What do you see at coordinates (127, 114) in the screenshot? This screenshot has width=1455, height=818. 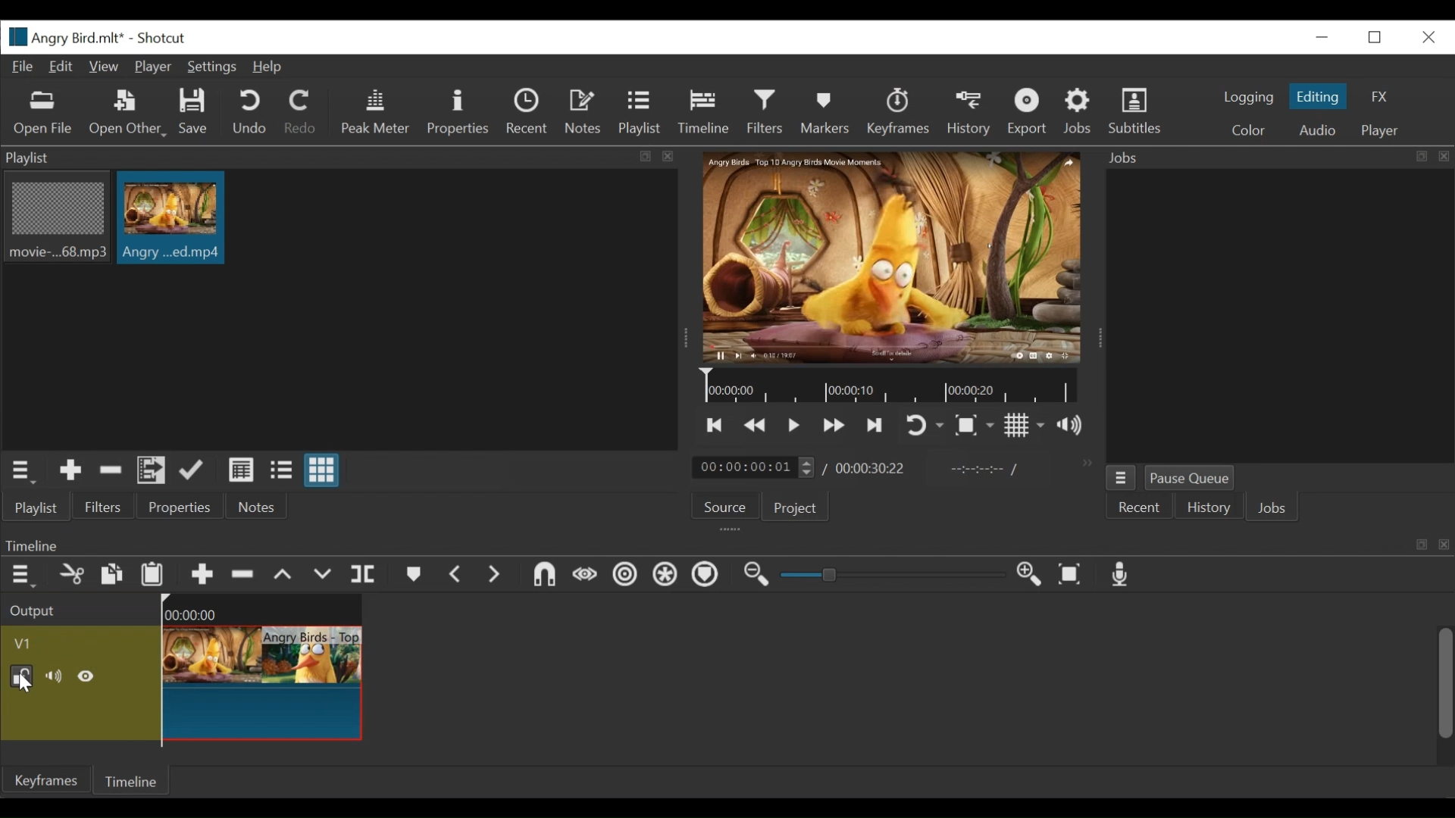 I see `Open Other` at bounding box center [127, 114].